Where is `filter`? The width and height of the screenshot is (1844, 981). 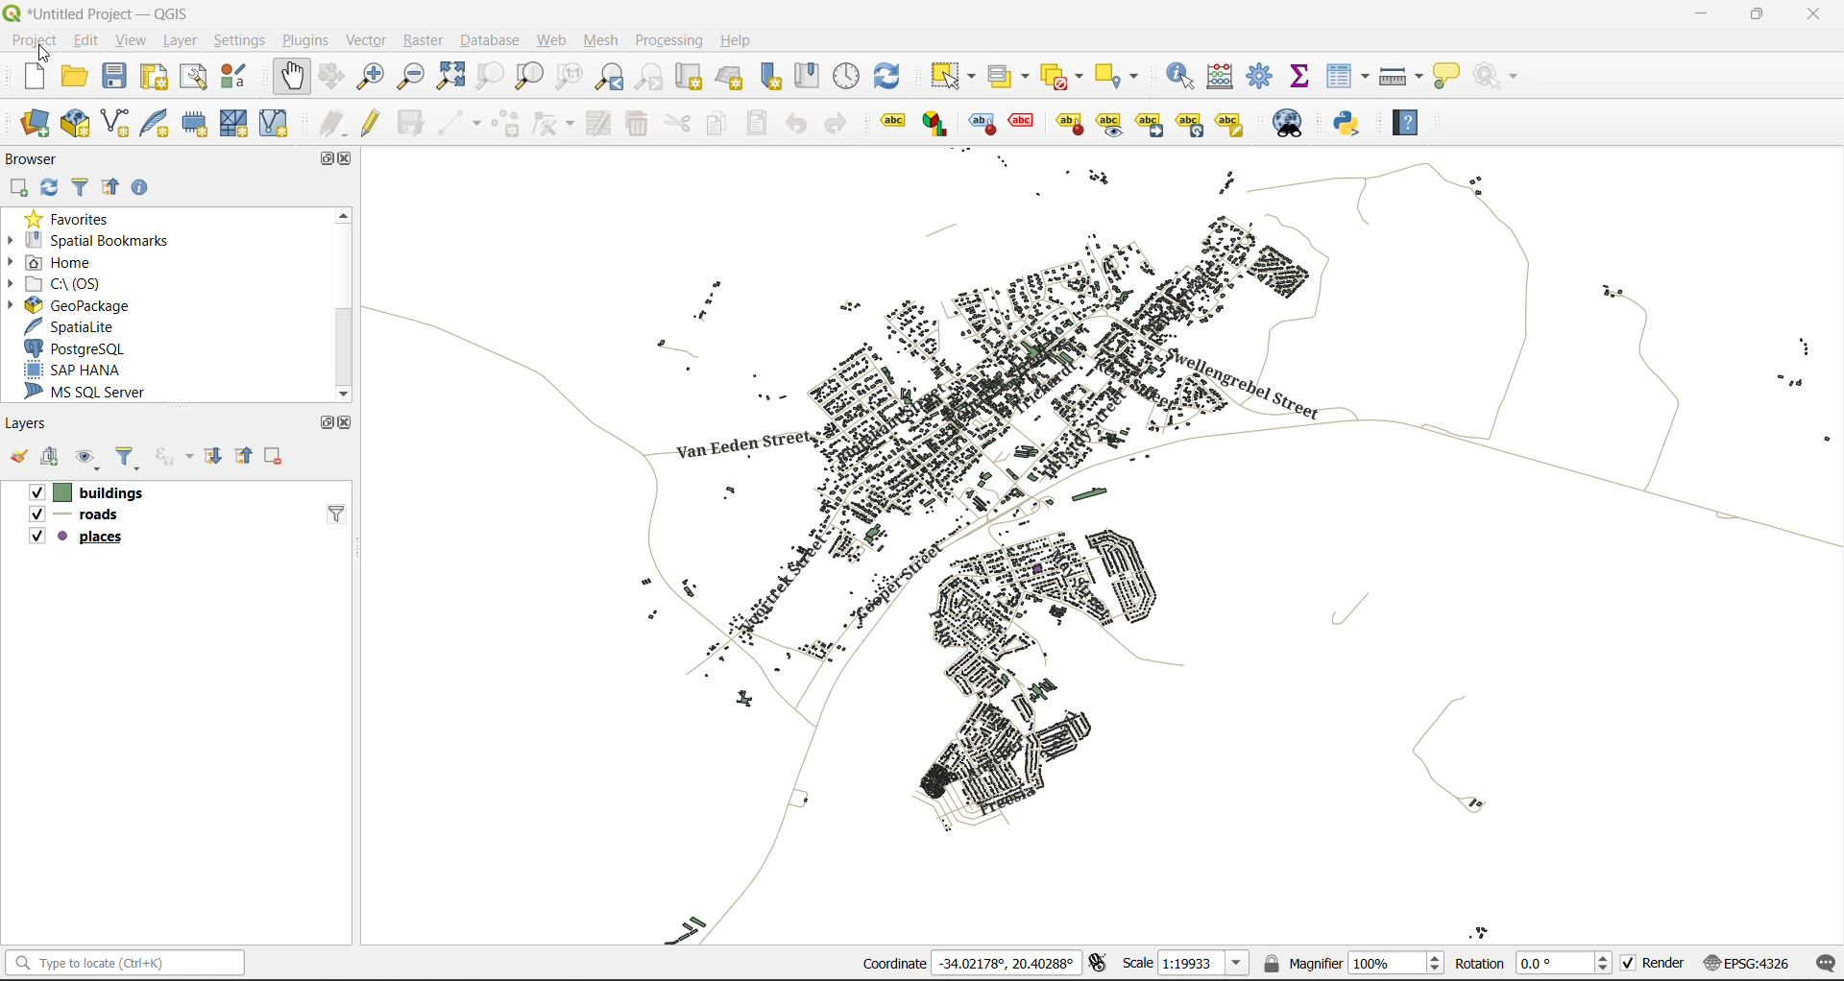
filter is located at coordinates (80, 190).